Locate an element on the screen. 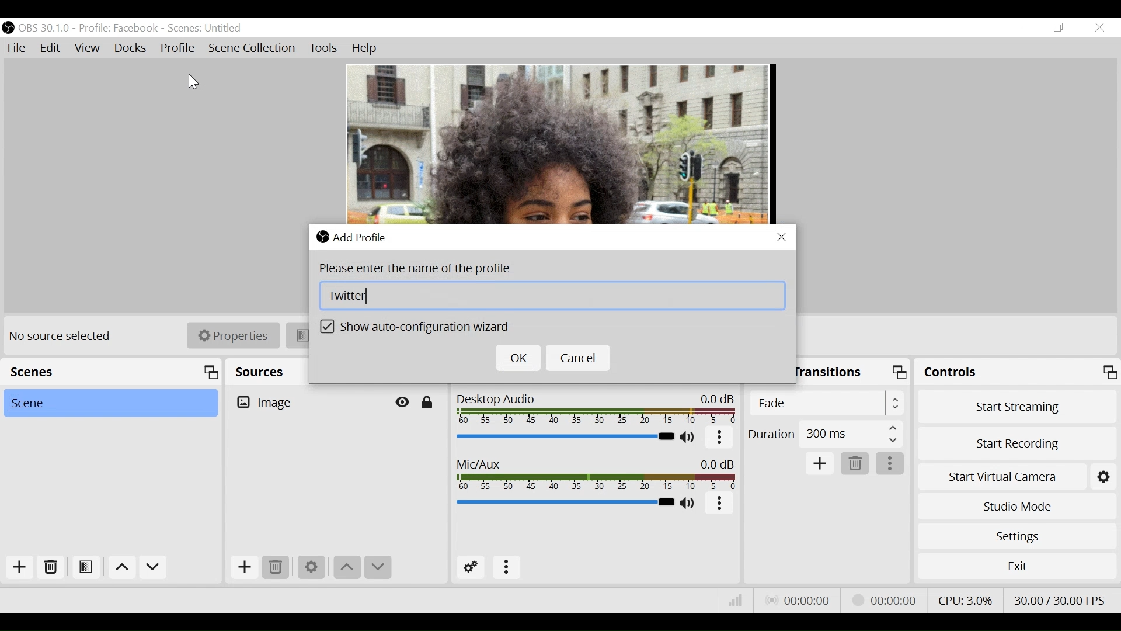 The width and height of the screenshot is (1121, 631). Select Scene Transition is located at coordinates (828, 403).